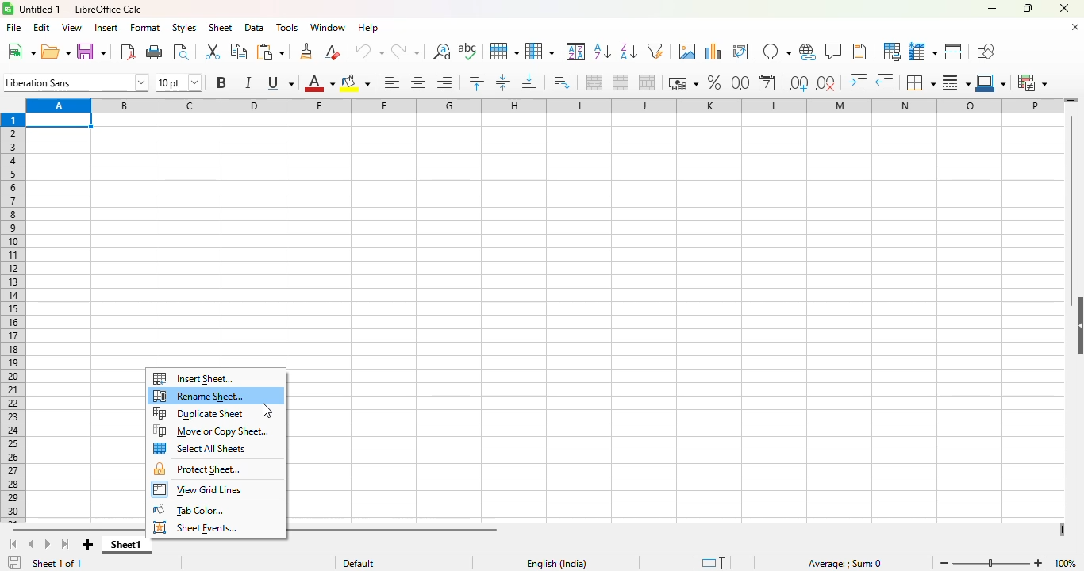  Describe the element at coordinates (555, 563) in the screenshot. I see `English (India)` at that location.